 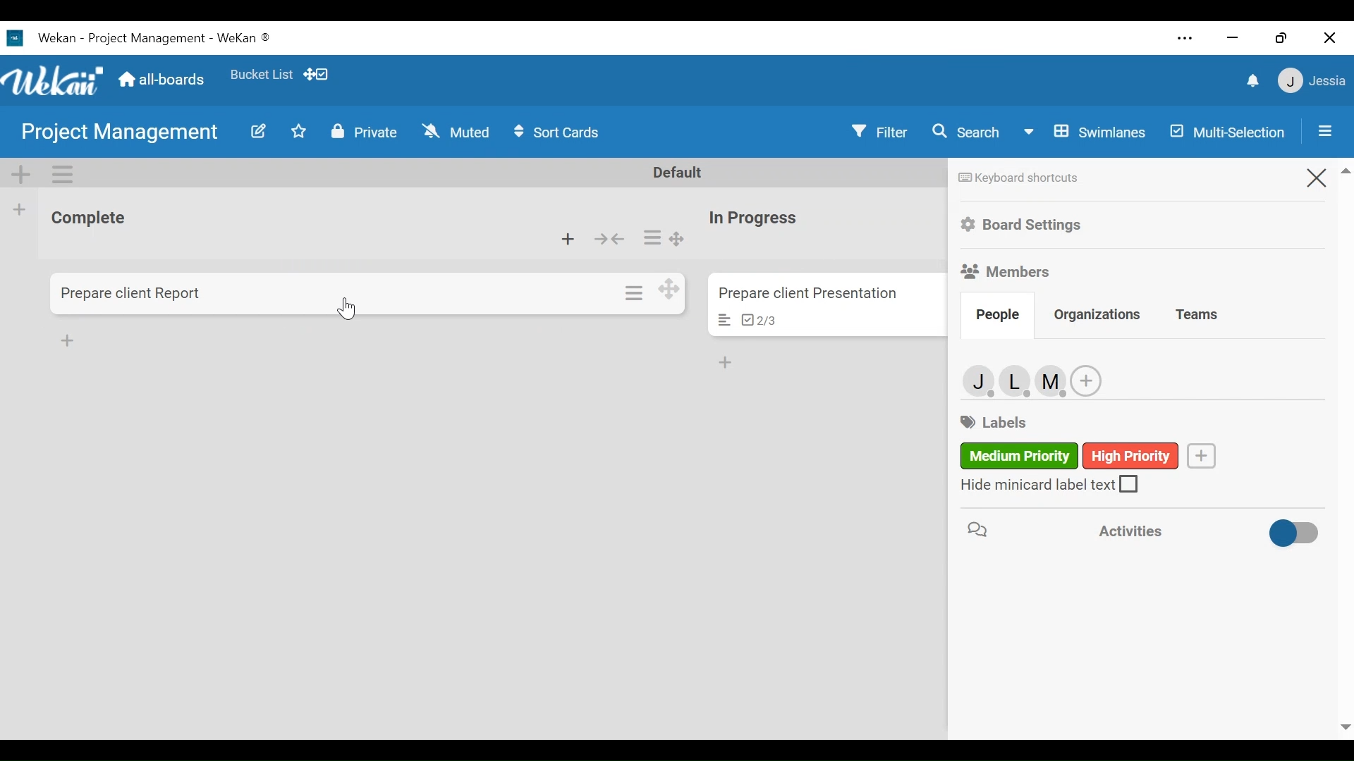 What do you see at coordinates (1198, 314) in the screenshot?
I see `Teams` at bounding box center [1198, 314].